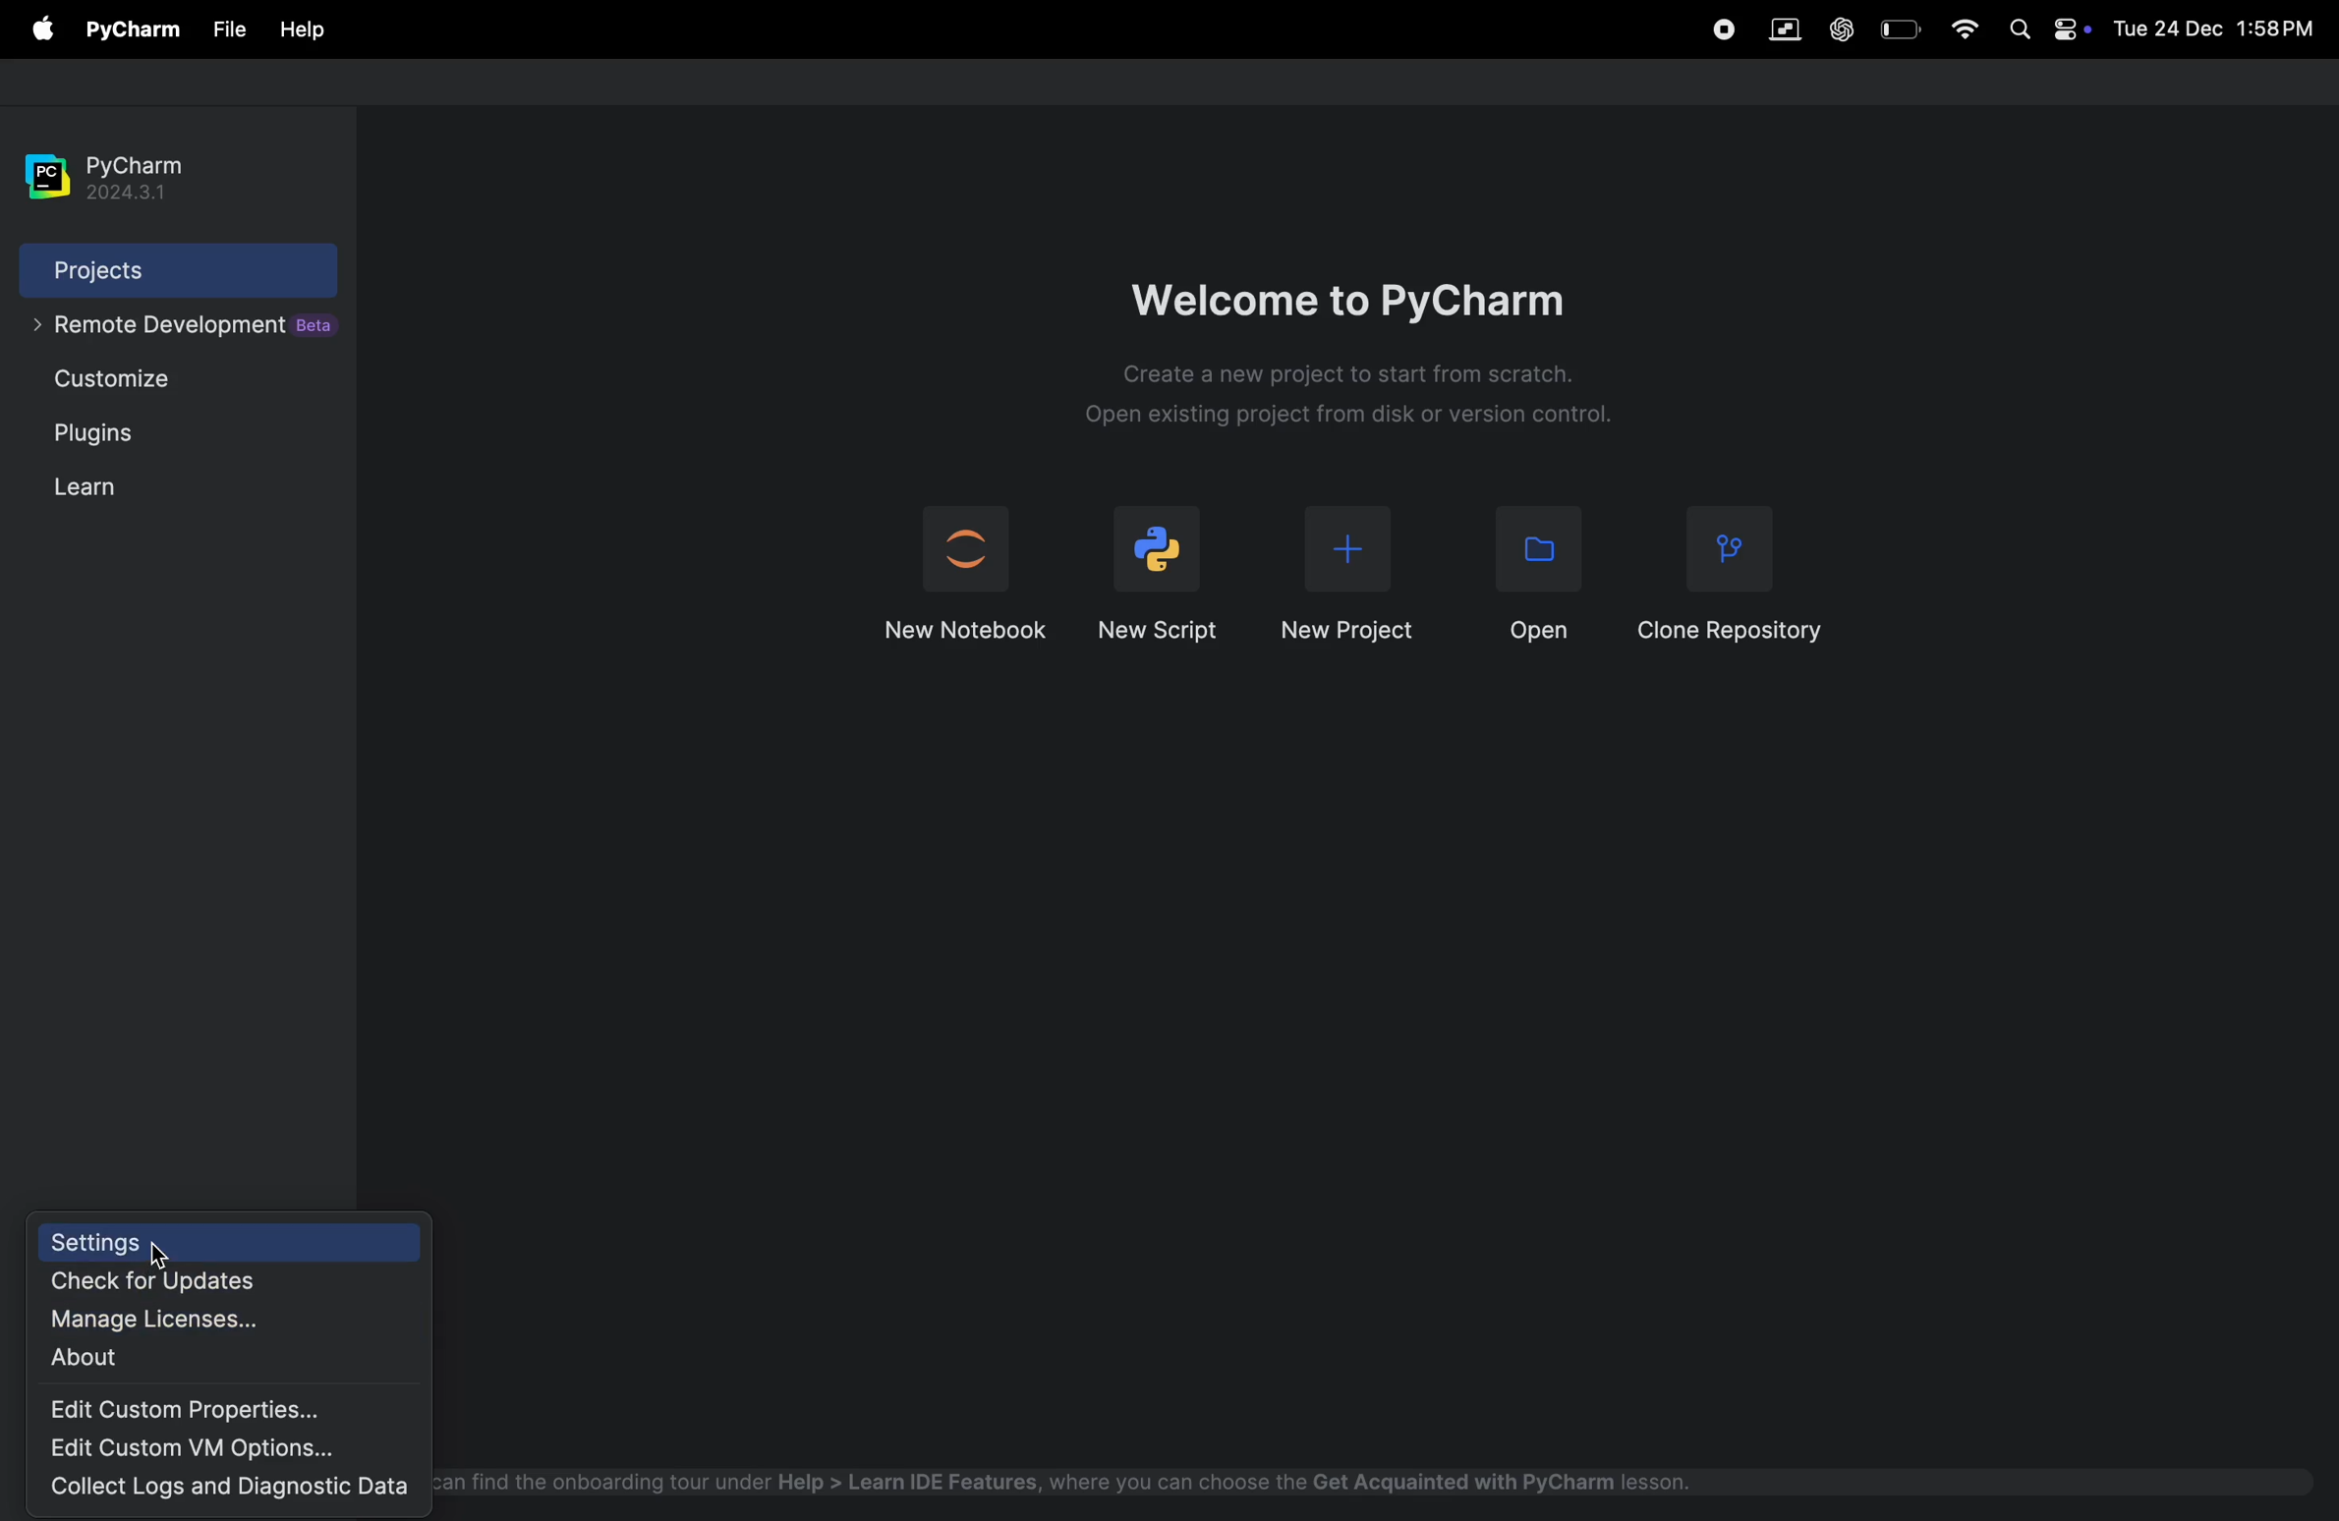 Image resolution: width=2339 pixels, height=1521 pixels. I want to click on record, so click(1720, 30).